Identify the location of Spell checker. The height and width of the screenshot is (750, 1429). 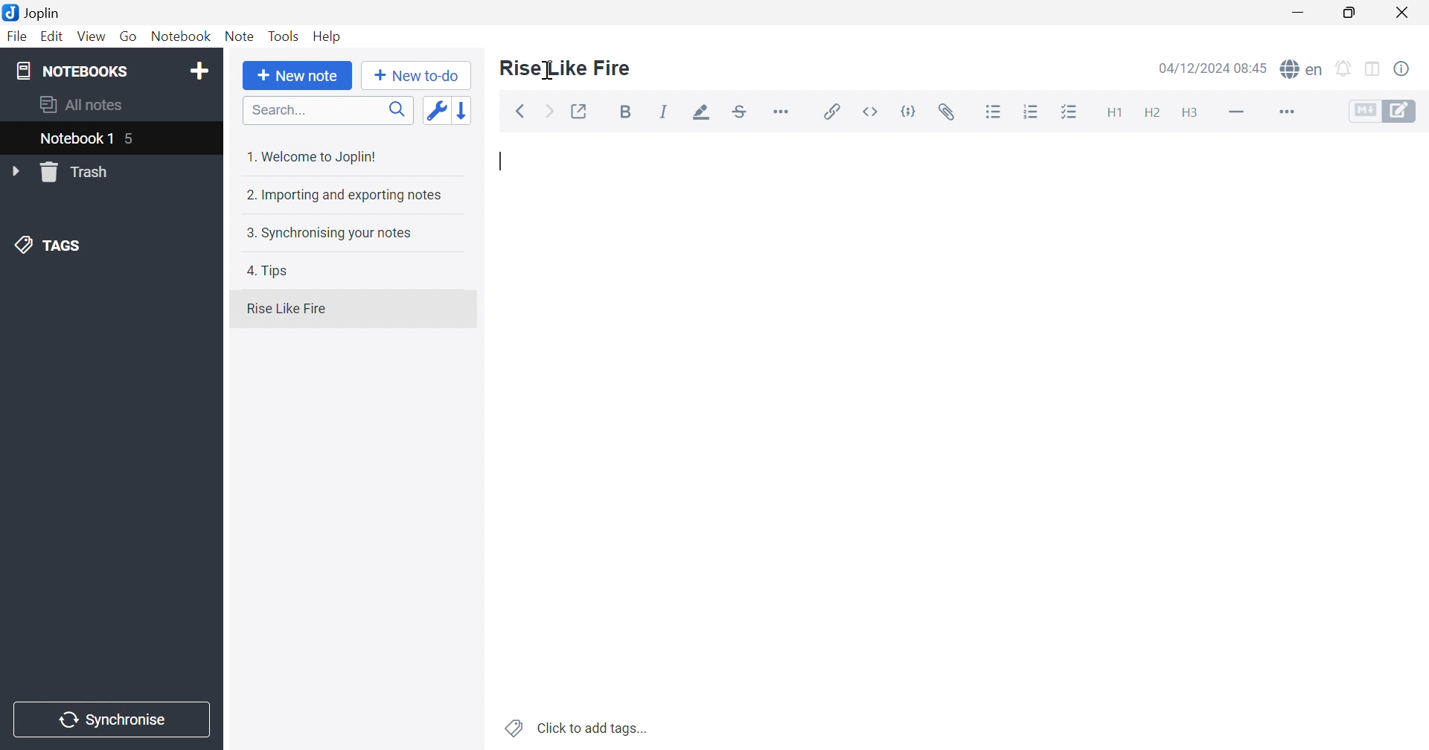
(1305, 68).